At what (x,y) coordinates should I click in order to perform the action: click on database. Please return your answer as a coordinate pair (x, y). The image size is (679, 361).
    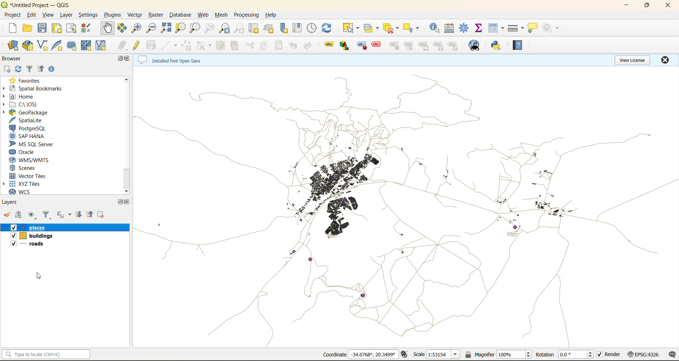
    Looking at the image, I should click on (182, 16).